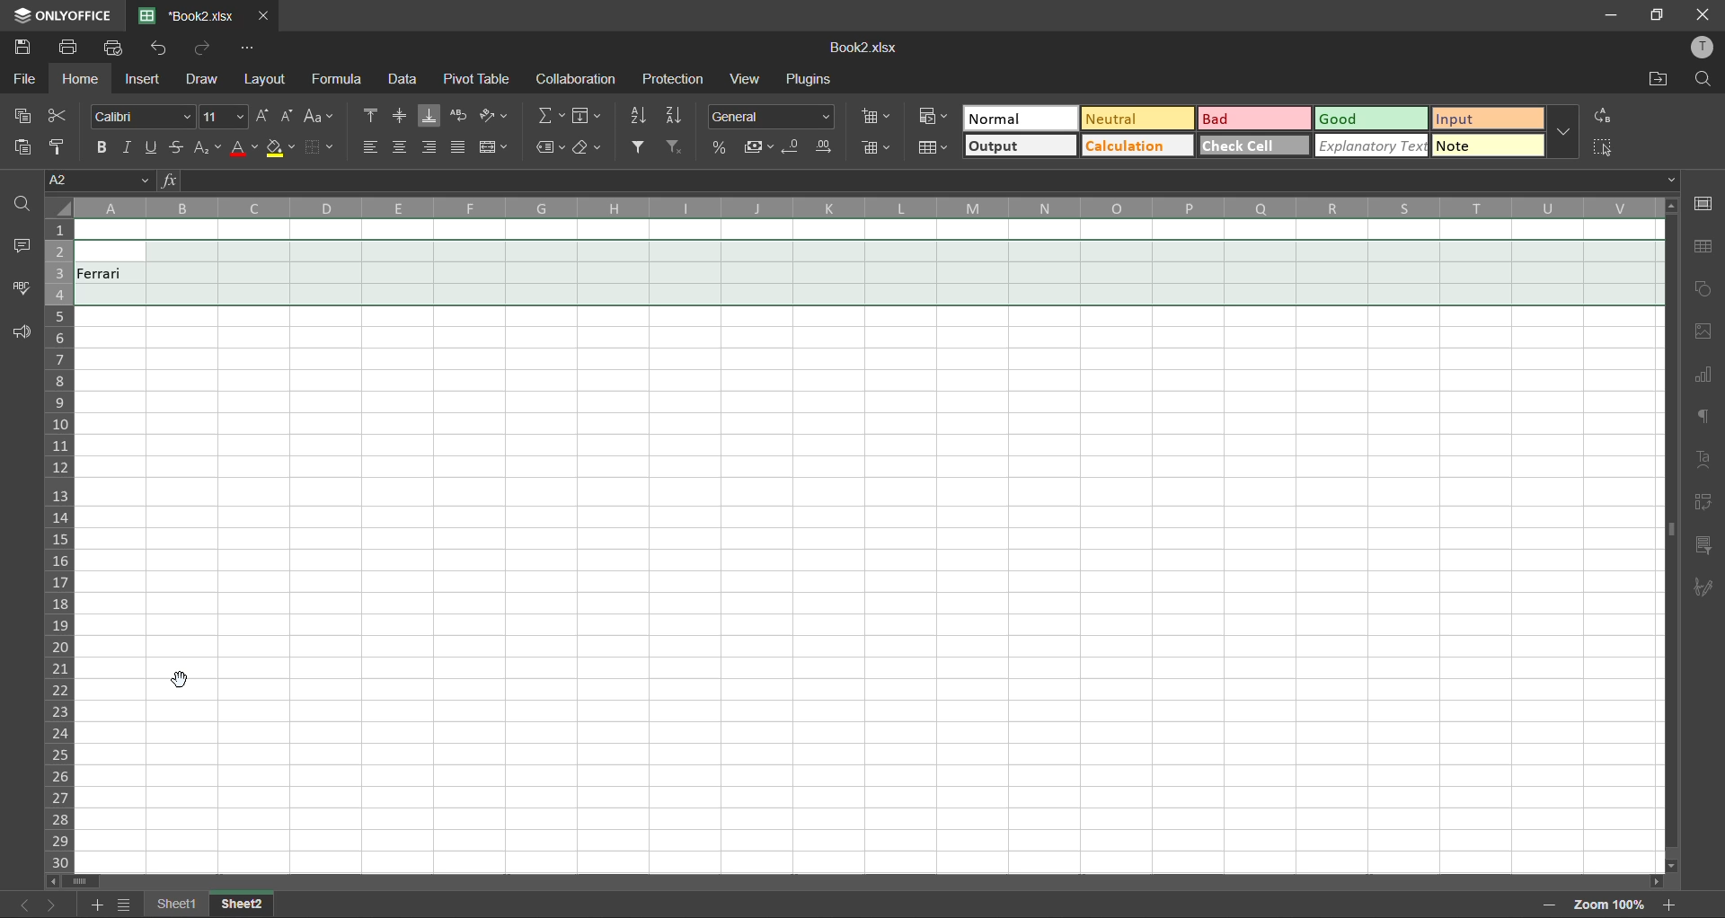  Describe the element at coordinates (1374, 118) in the screenshot. I see `good` at that location.